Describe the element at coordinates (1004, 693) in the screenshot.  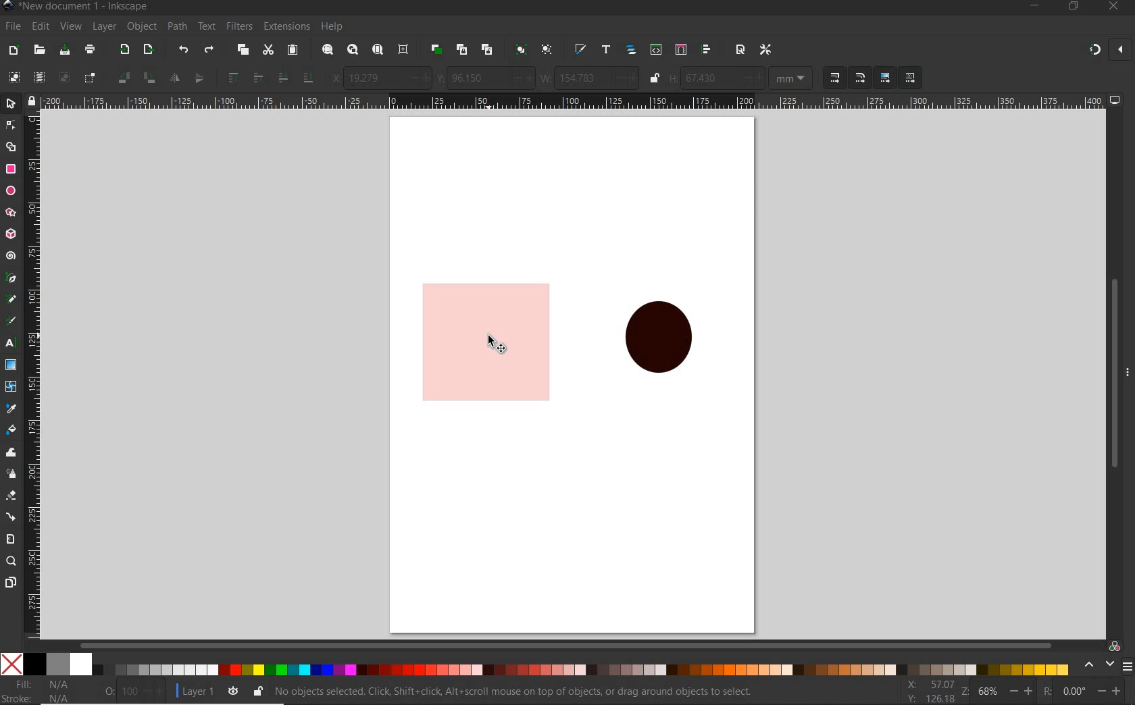
I see `zoom` at that location.